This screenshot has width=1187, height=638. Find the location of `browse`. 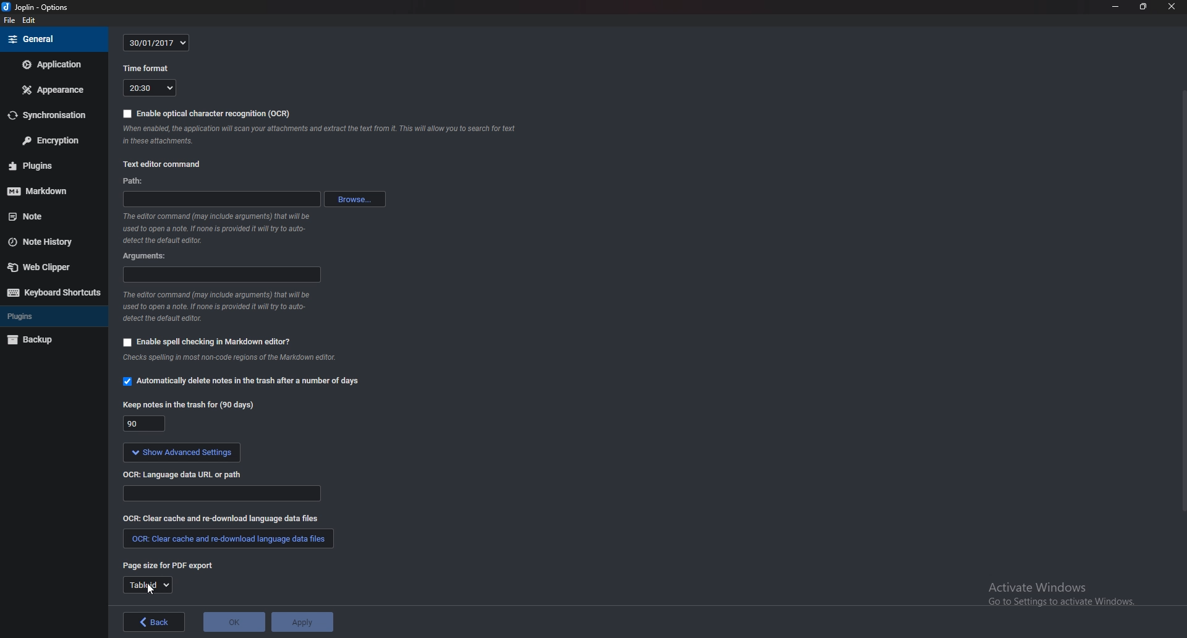

browse is located at coordinates (353, 199).